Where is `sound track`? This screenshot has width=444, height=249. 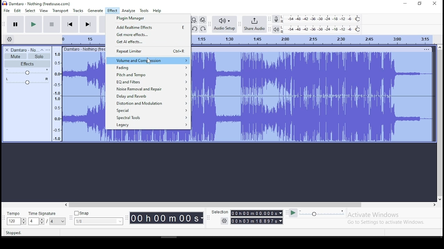
sound track is located at coordinates (312, 96).